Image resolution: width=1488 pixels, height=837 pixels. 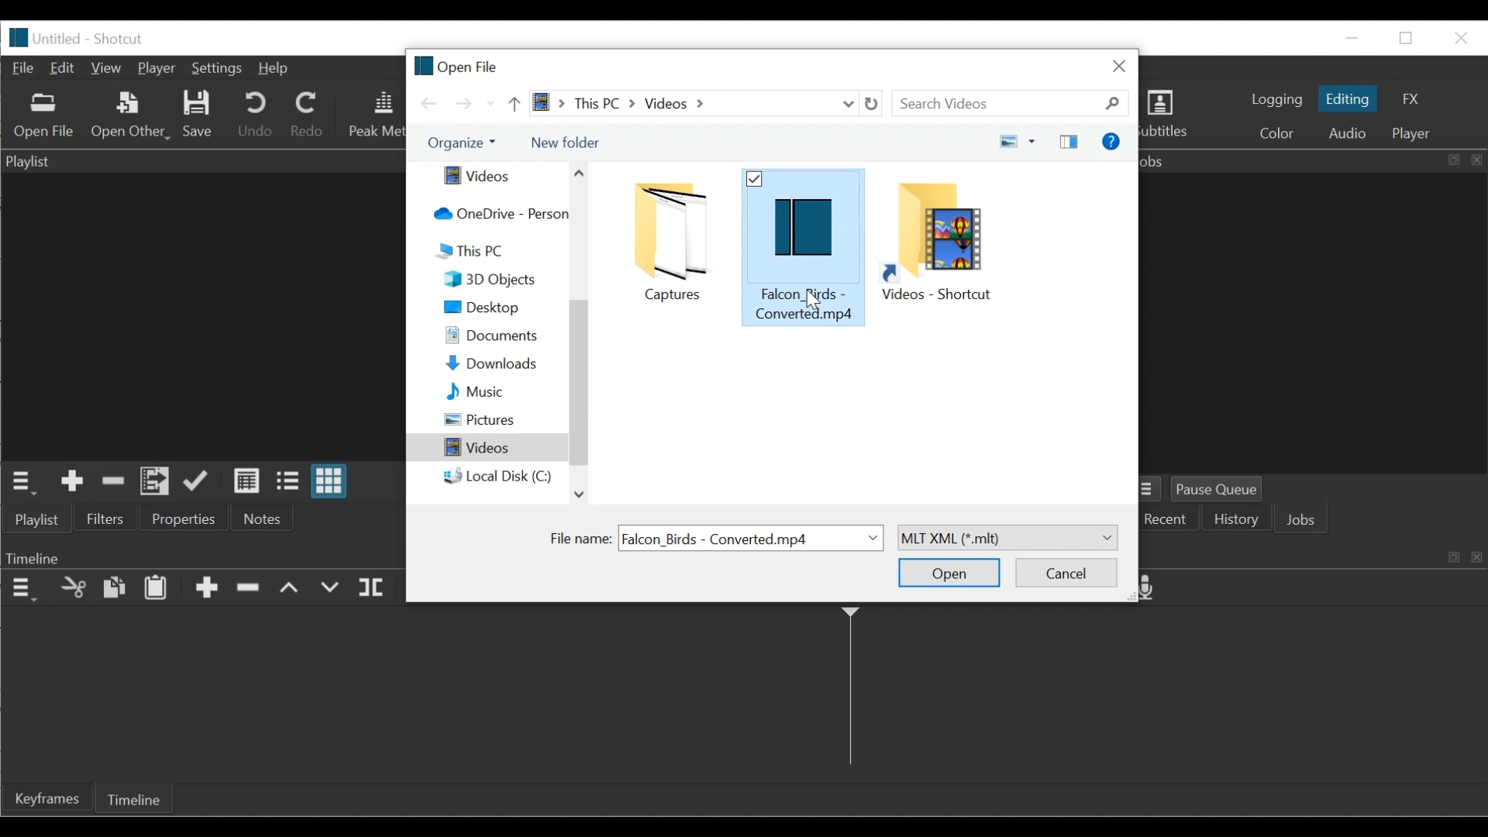 What do you see at coordinates (44, 116) in the screenshot?
I see `Open Other File` at bounding box center [44, 116].